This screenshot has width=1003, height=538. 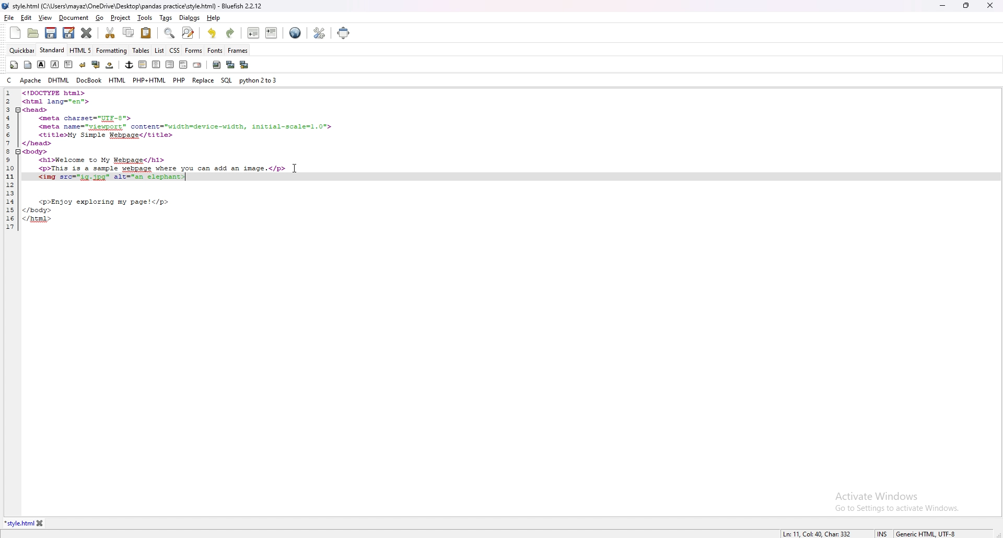 What do you see at coordinates (19, 524) in the screenshot?
I see `*style.html` at bounding box center [19, 524].